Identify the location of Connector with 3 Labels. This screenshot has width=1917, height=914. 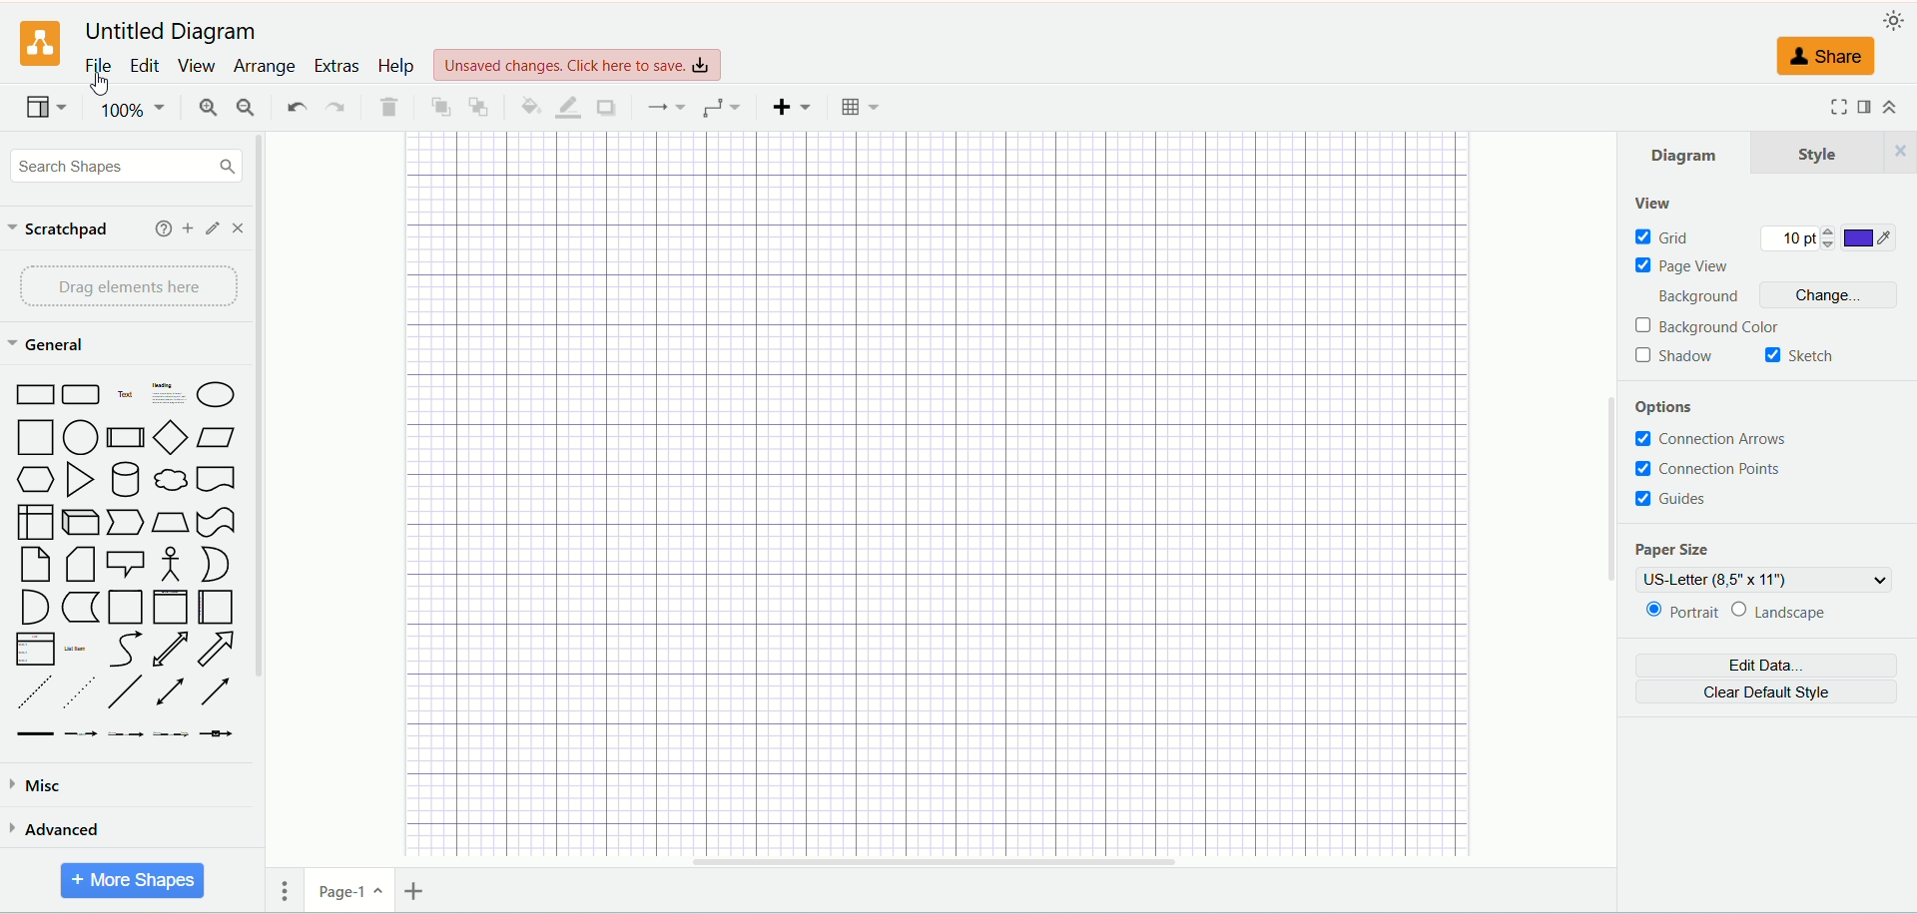
(173, 734).